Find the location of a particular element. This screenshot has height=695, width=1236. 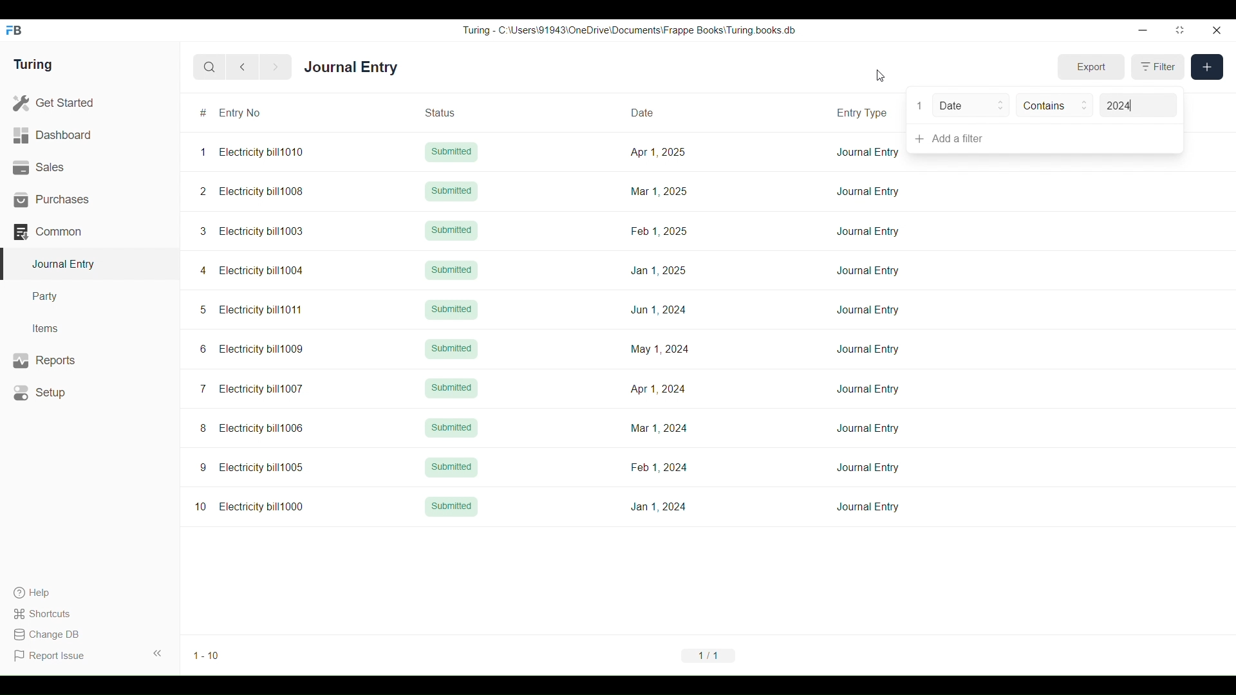

Change DB is located at coordinates (50, 635).